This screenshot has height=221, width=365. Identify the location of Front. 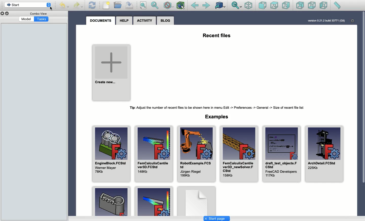
(263, 6).